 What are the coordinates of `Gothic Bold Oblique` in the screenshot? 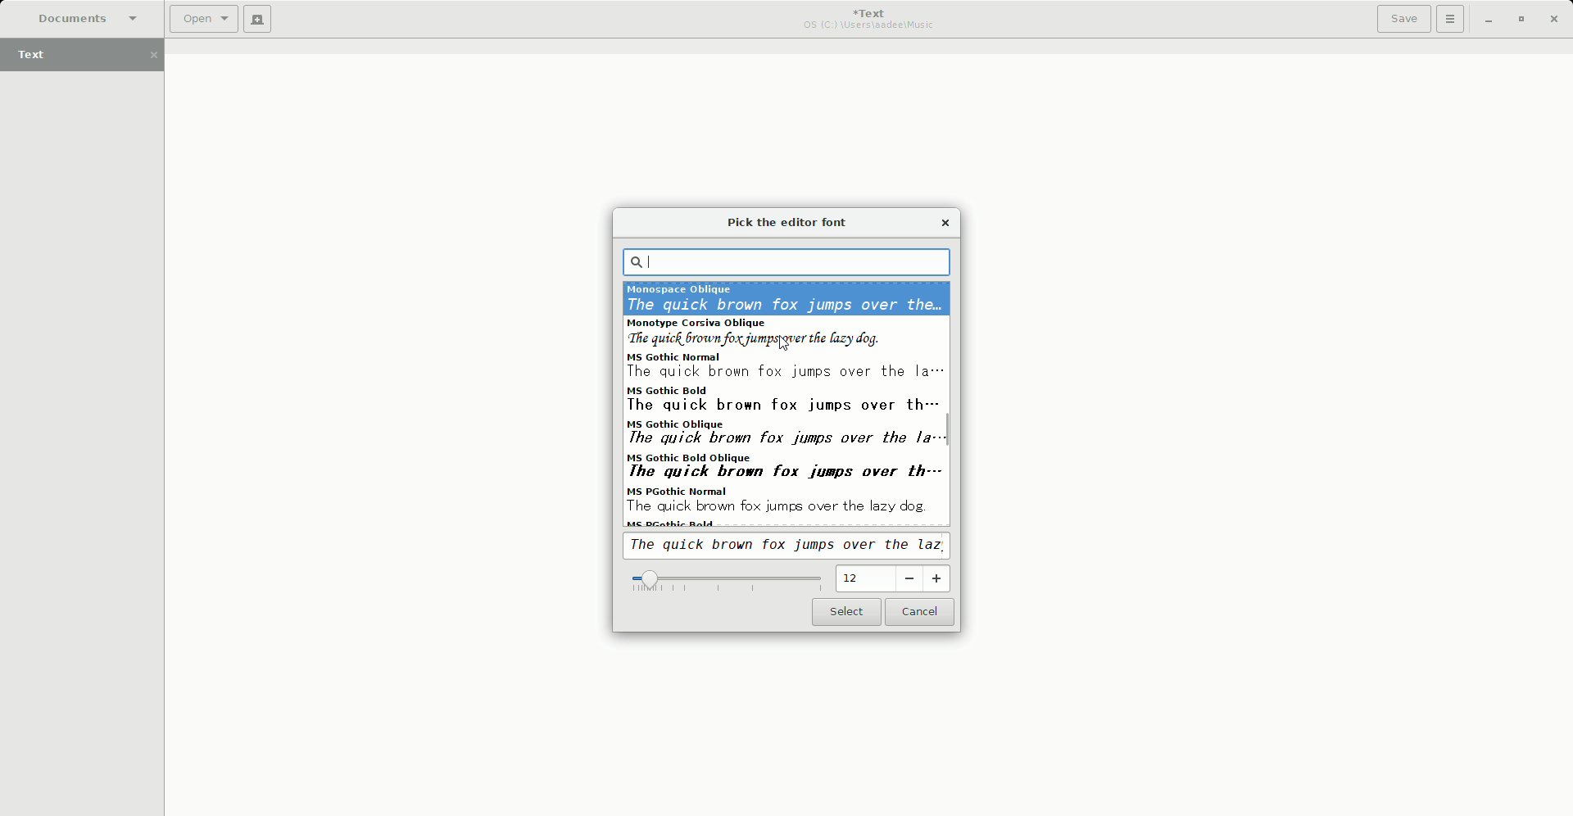 It's located at (785, 469).